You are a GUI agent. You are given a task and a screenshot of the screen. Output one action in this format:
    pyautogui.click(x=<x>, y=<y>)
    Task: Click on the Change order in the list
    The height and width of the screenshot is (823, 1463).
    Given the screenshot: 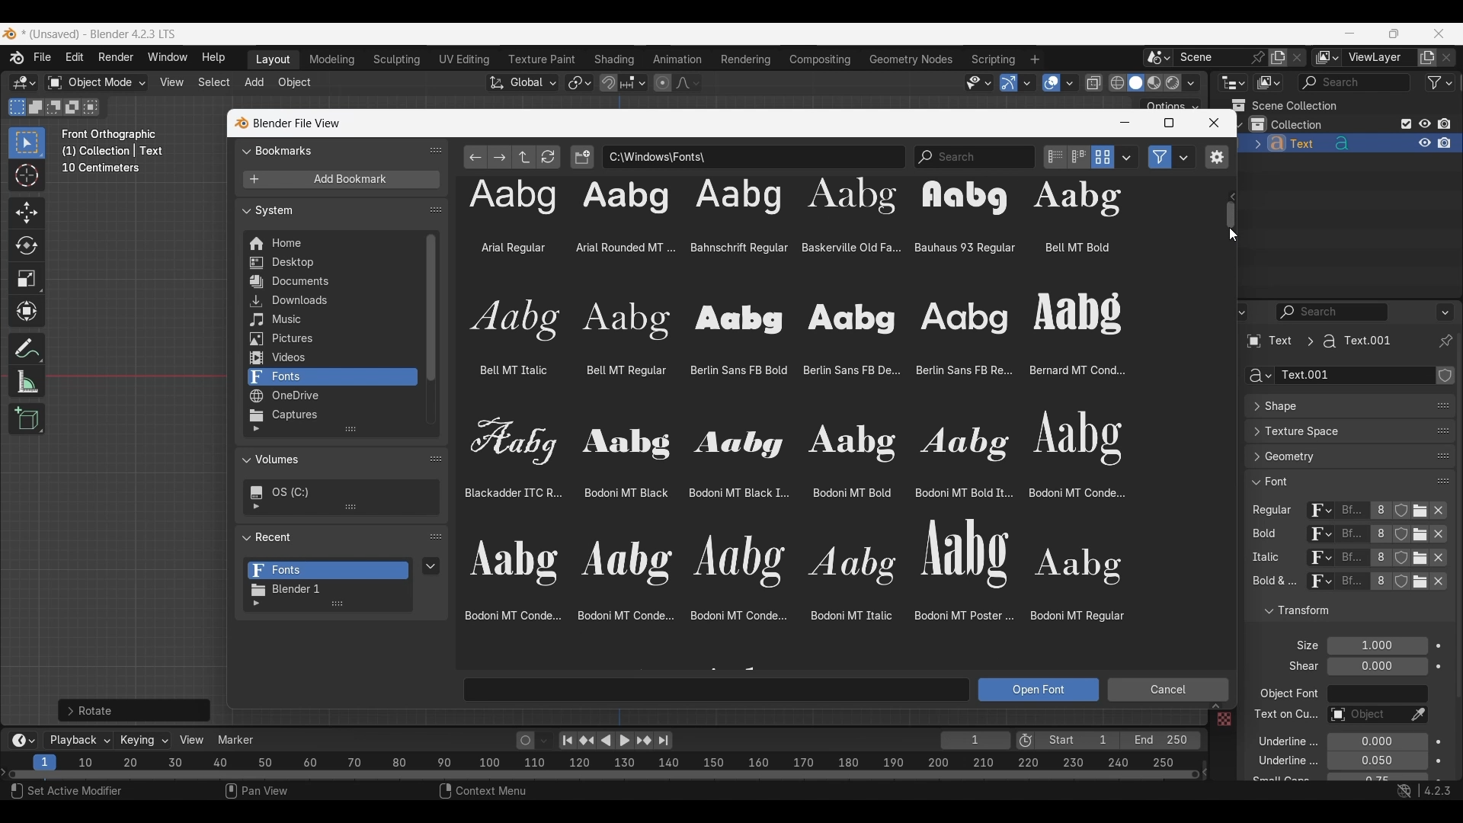 What is the action you would take?
    pyautogui.click(x=1443, y=629)
    